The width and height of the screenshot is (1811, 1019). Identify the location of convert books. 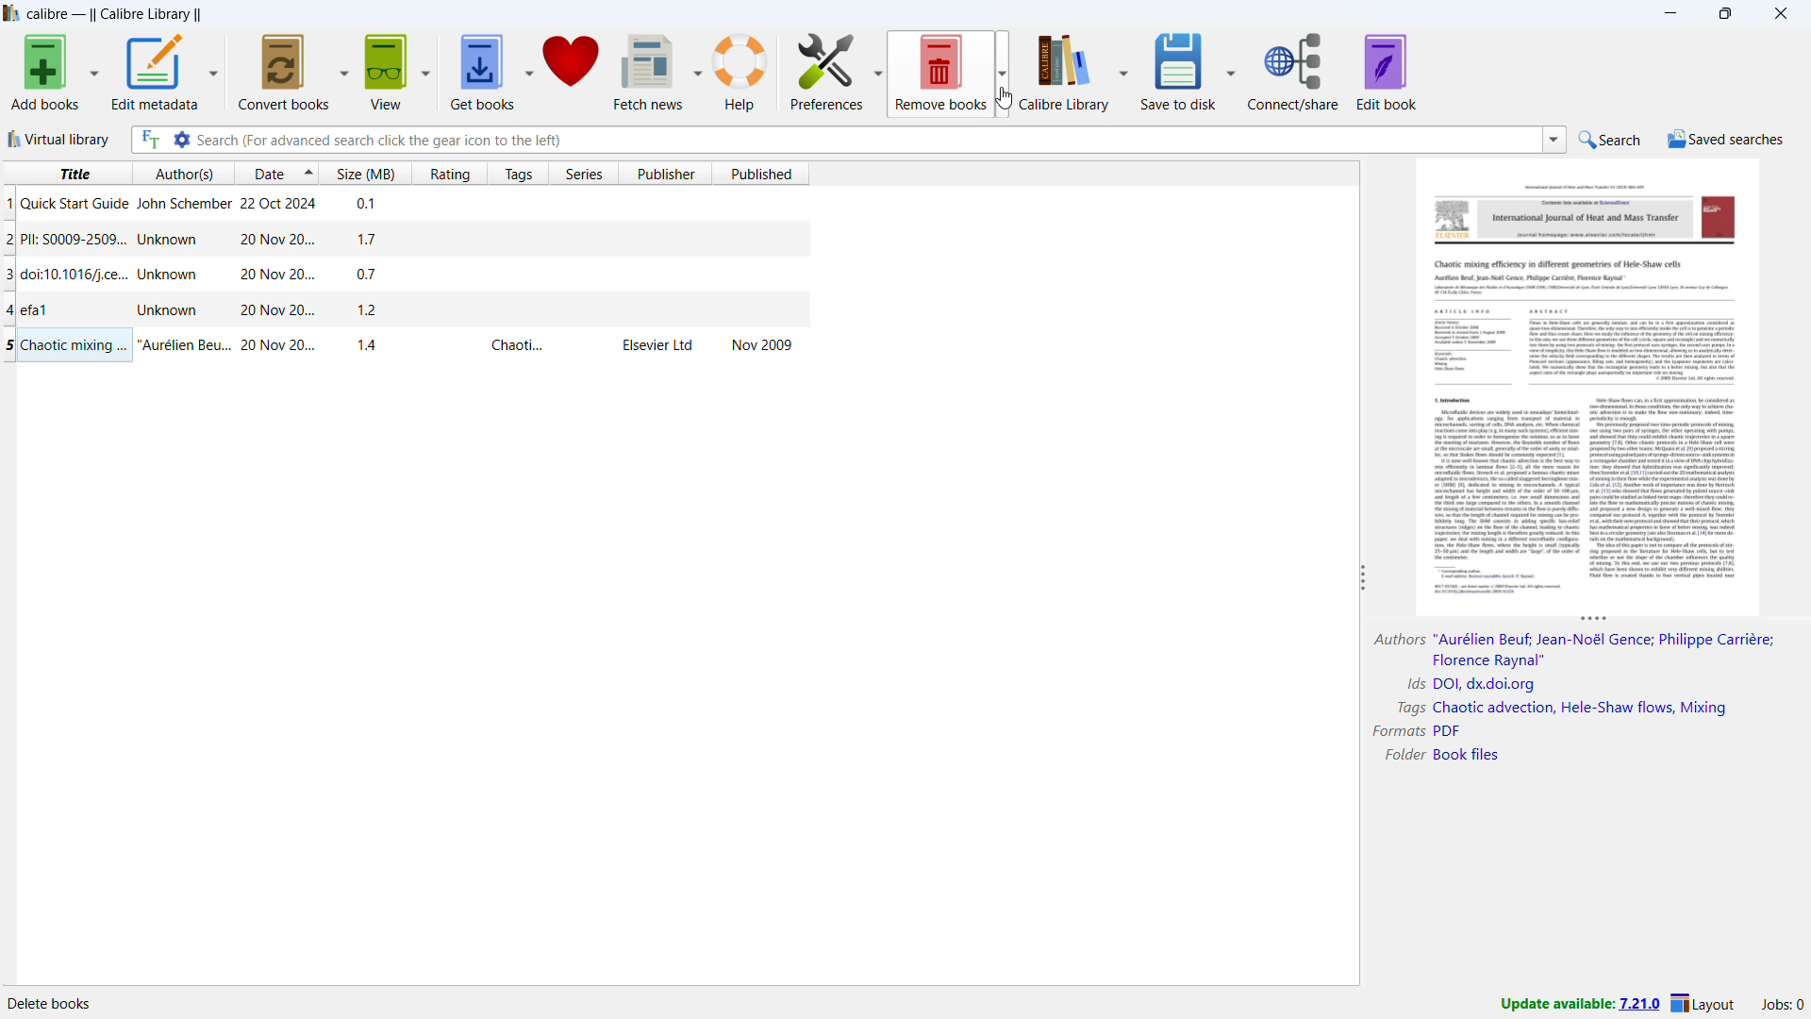
(285, 72).